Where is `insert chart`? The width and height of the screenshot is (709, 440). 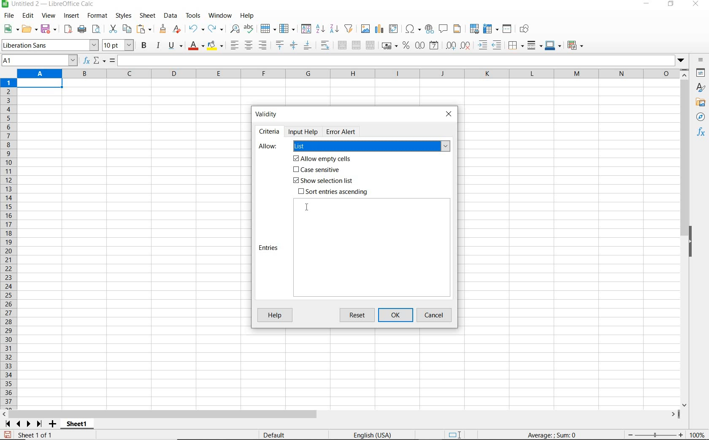
insert chart is located at coordinates (379, 29).